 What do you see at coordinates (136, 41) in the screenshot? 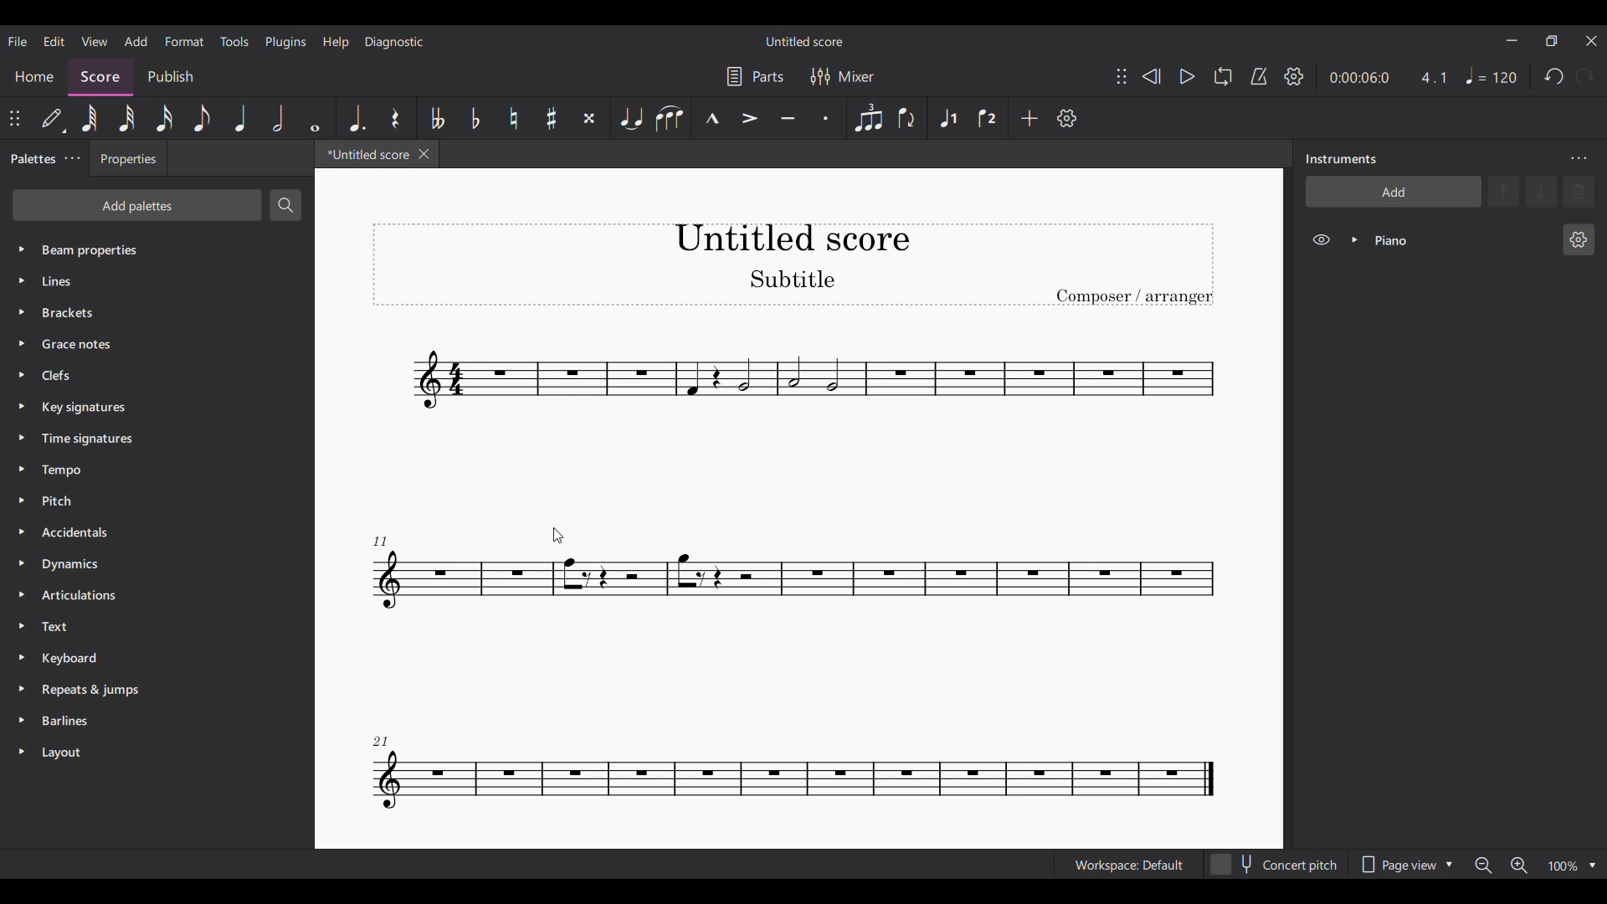
I see `Add menu` at bounding box center [136, 41].